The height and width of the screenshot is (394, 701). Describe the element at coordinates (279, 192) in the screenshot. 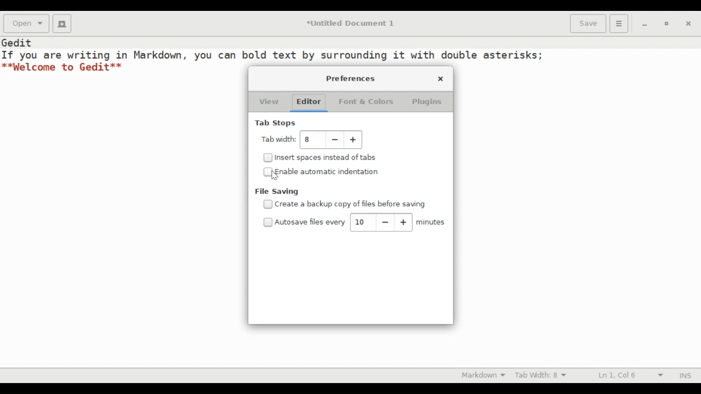

I see `File saving` at that location.